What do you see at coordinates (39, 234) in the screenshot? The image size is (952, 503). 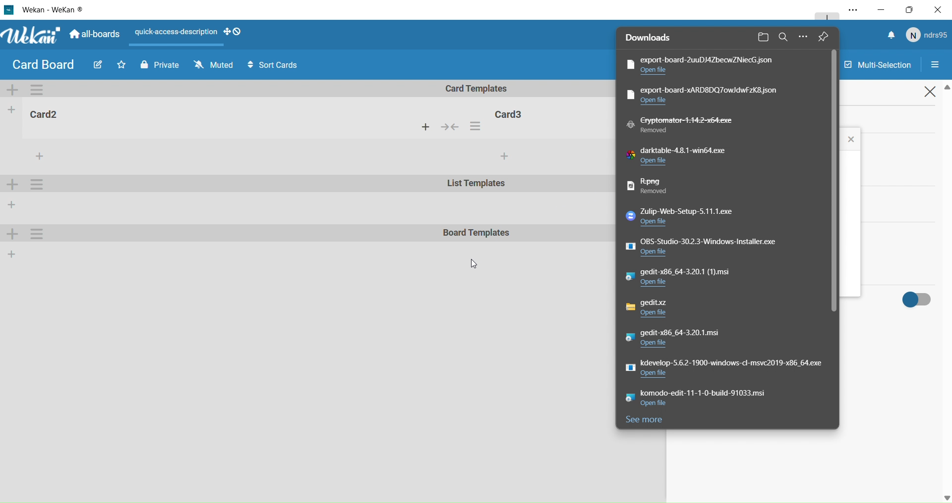 I see `Settings` at bounding box center [39, 234].